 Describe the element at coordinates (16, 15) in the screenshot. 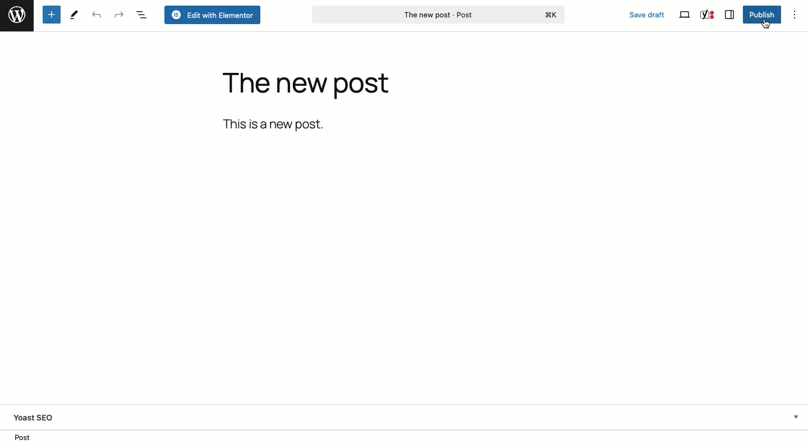

I see `Wordpress logo` at that location.